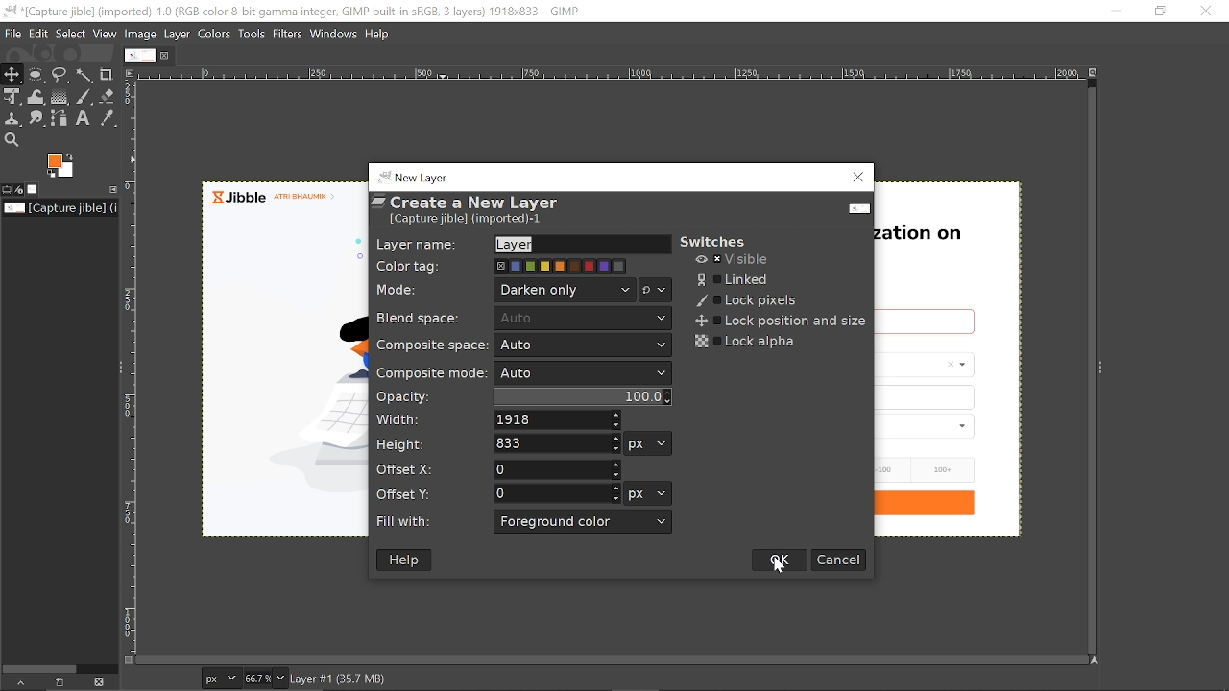 This screenshot has width=1229, height=691. What do you see at coordinates (584, 373) in the screenshot?
I see `Composite mode` at bounding box center [584, 373].